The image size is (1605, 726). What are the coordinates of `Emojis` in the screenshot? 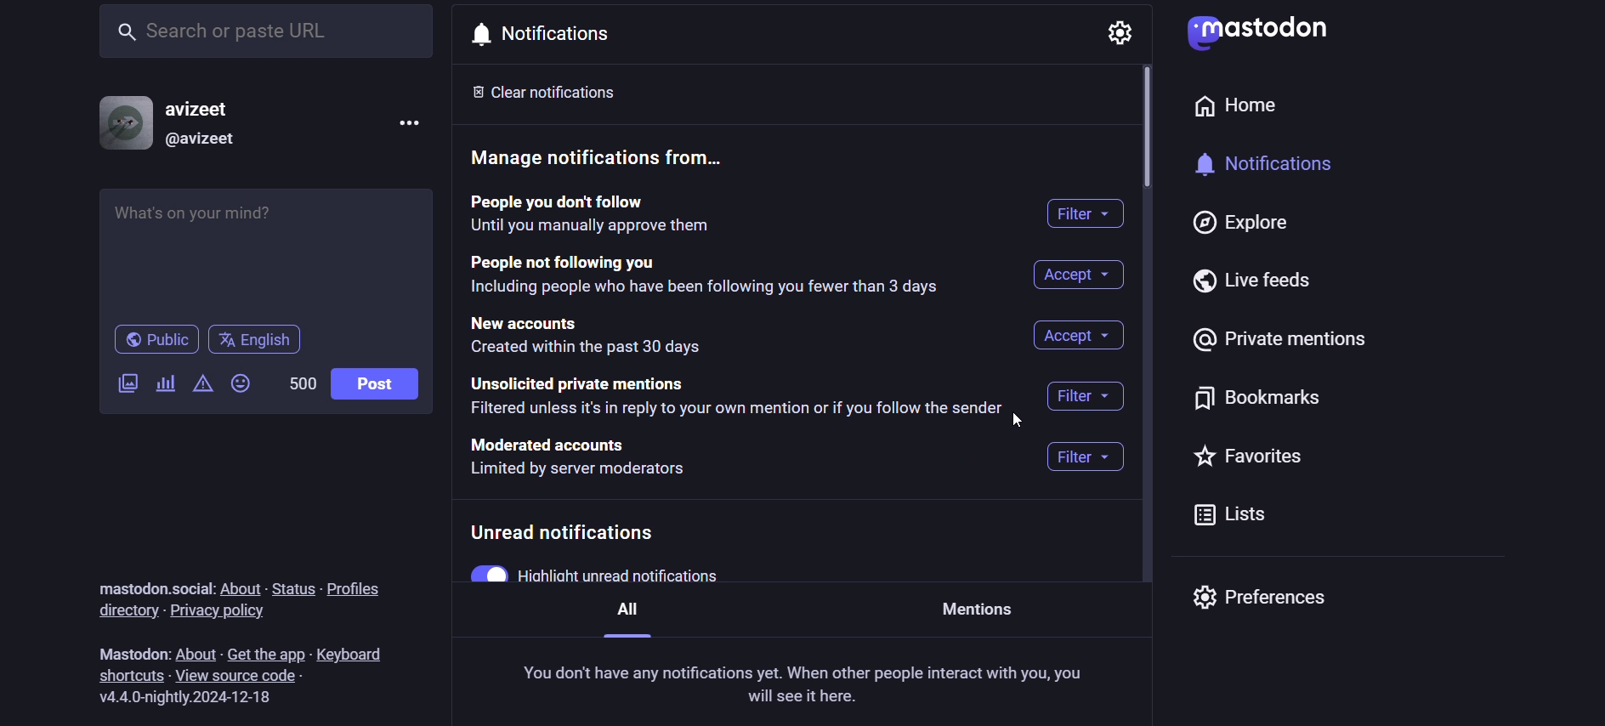 It's located at (239, 383).